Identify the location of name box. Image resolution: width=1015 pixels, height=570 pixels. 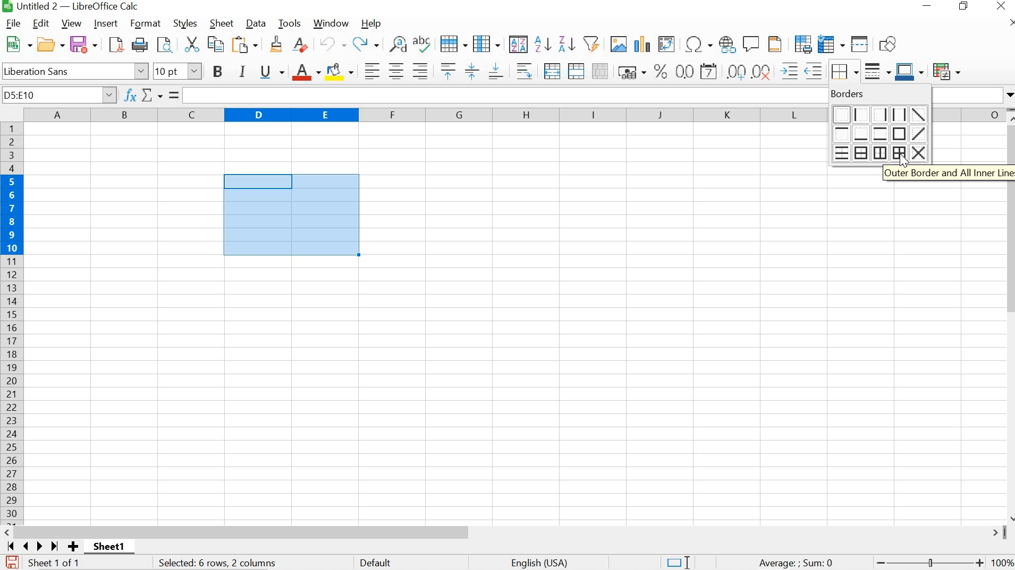
(59, 94).